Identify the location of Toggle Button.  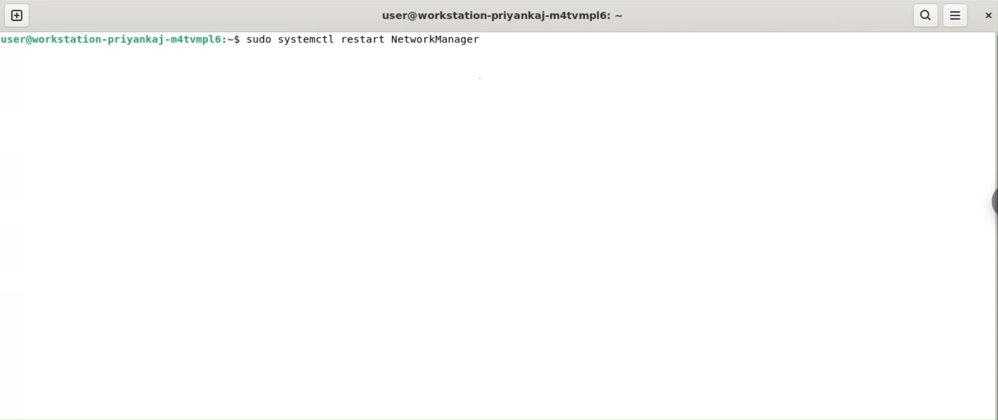
(991, 198).